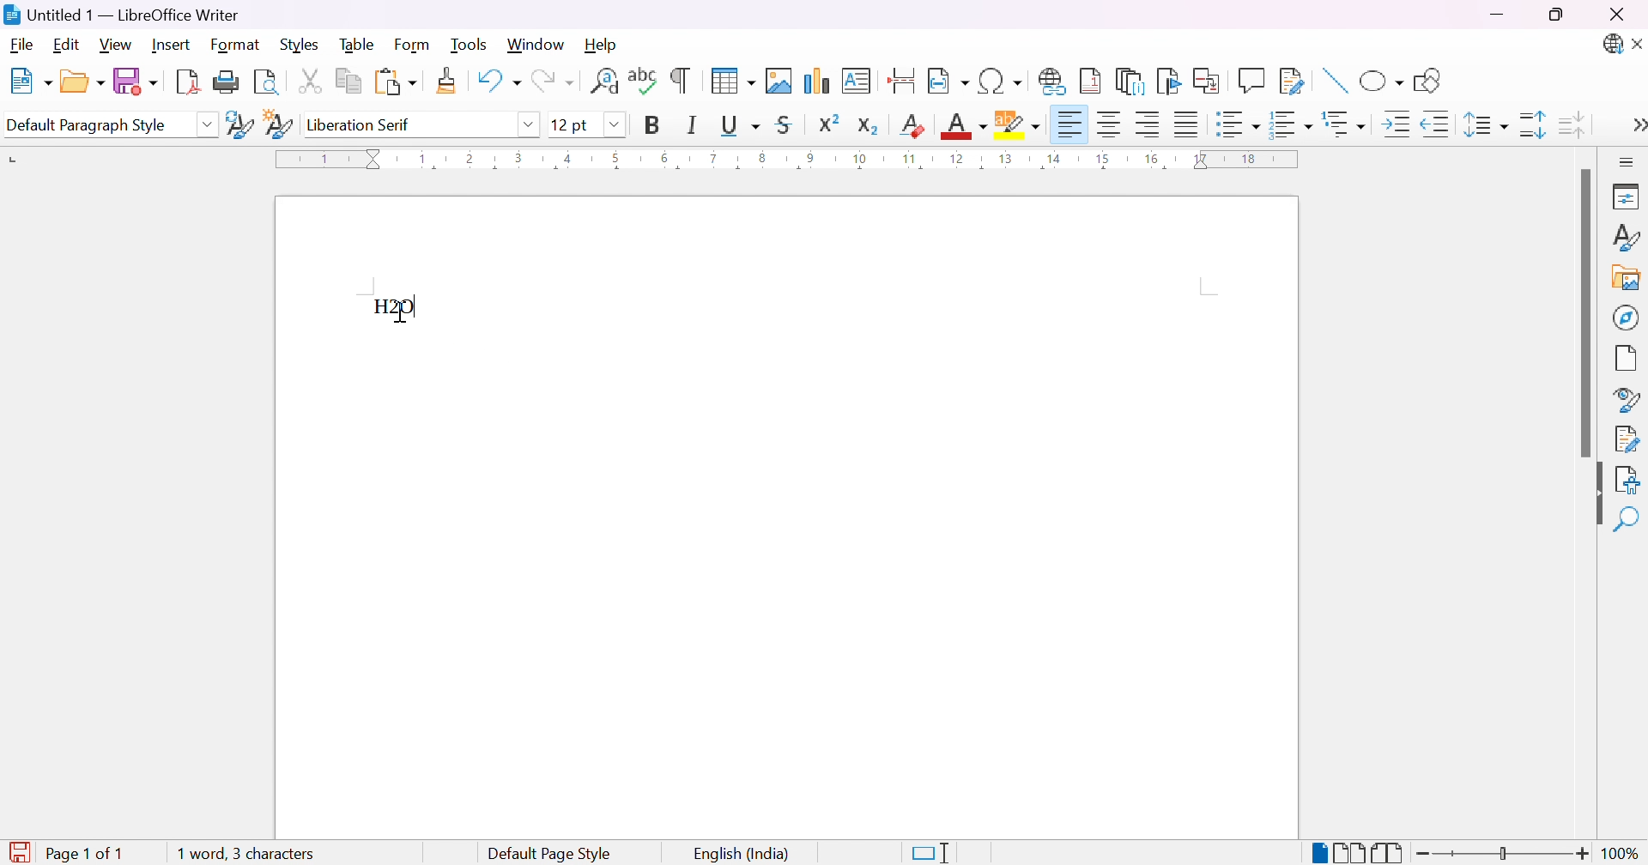 The image size is (1648, 865). Describe the element at coordinates (1333, 82) in the screenshot. I see `Insert line` at that location.